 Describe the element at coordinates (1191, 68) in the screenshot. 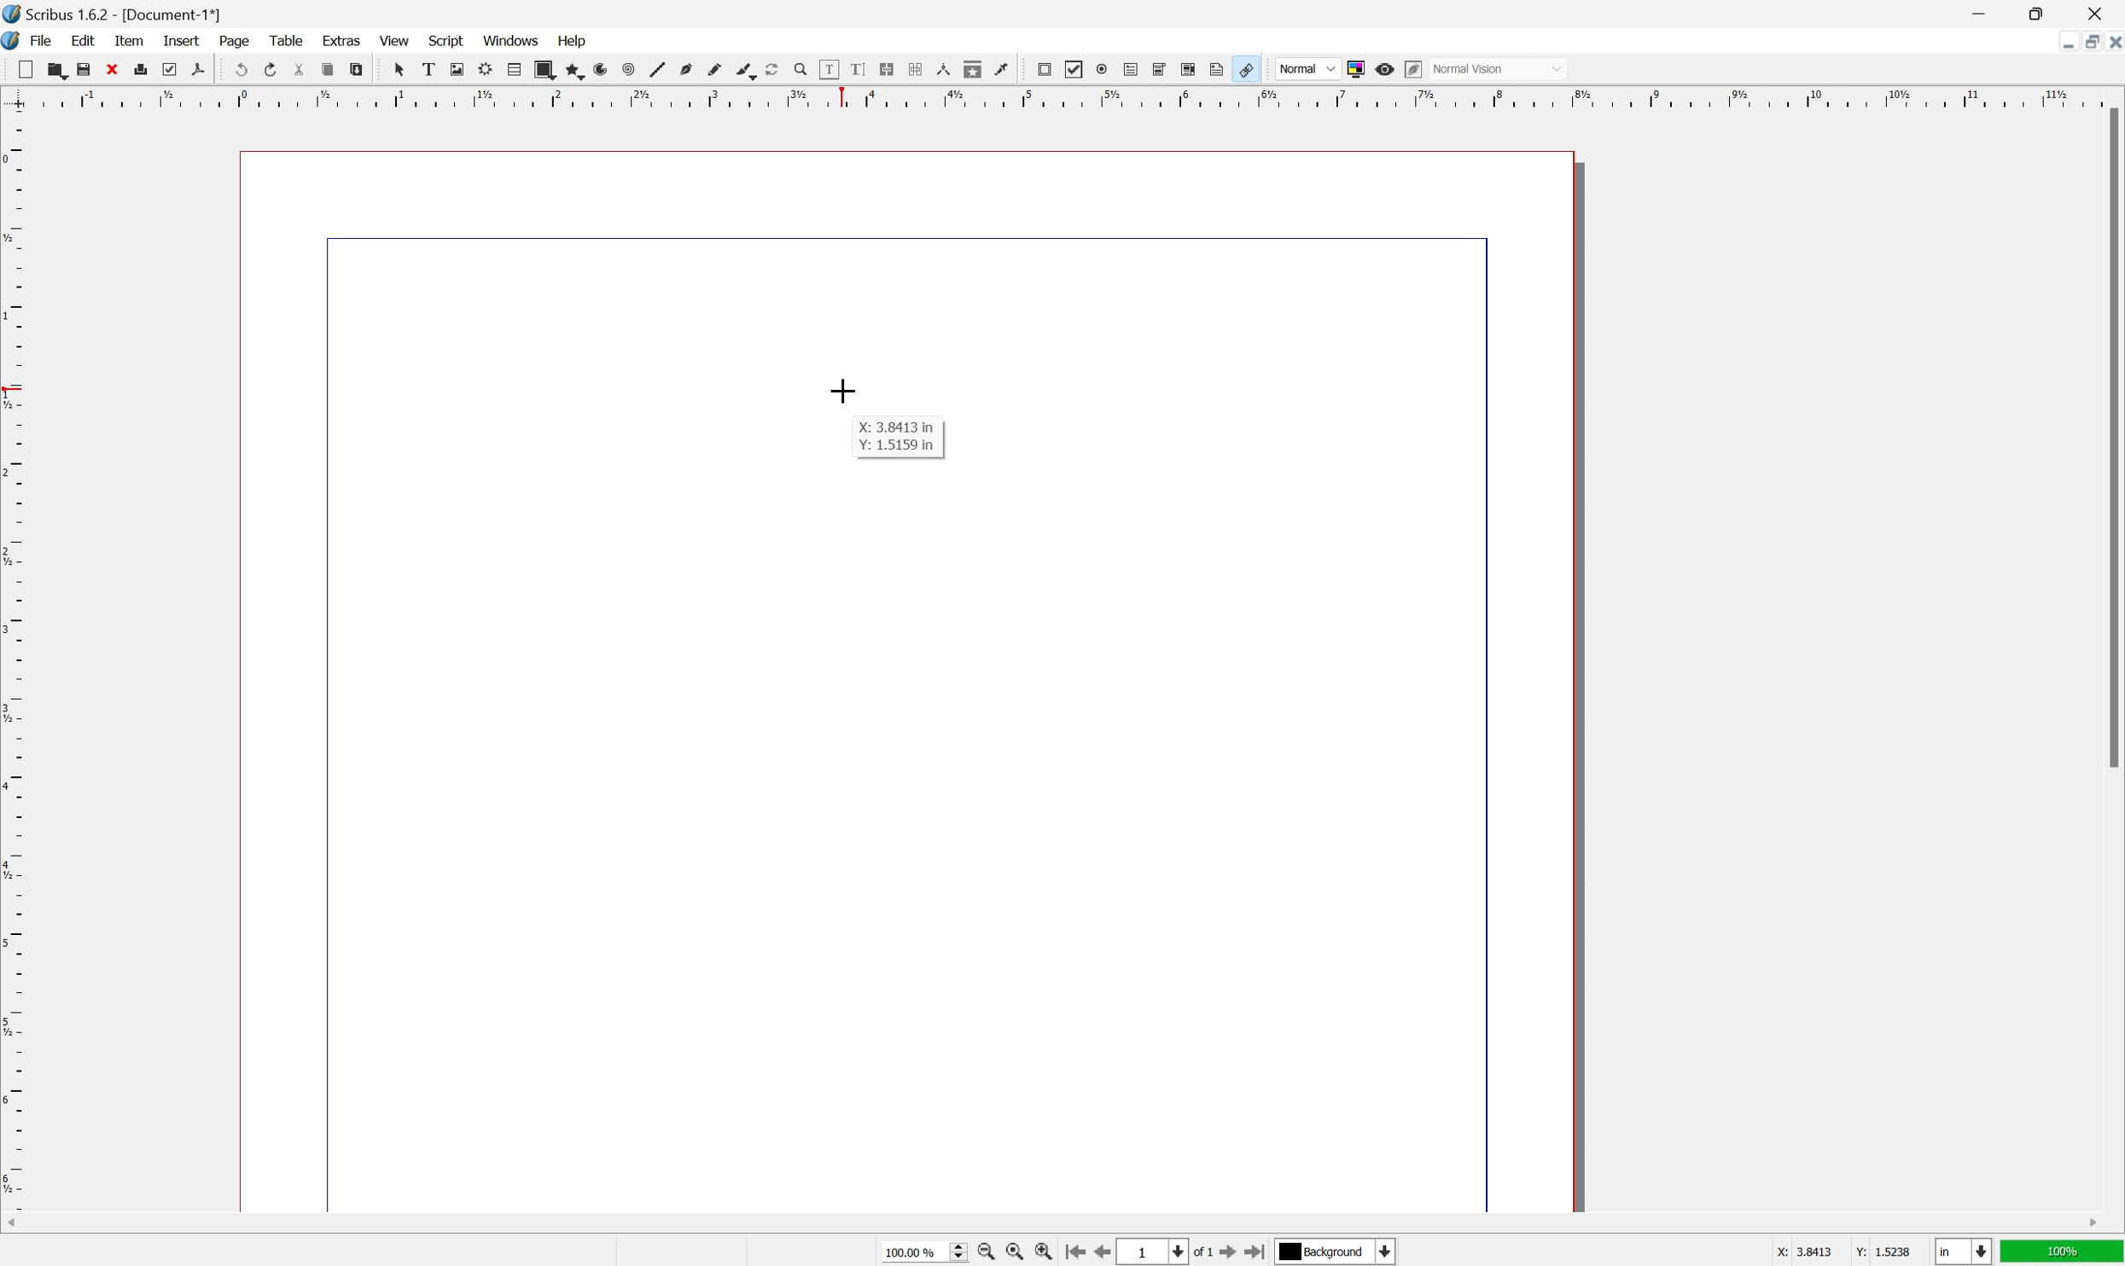

I see `pdf list box` at that location.